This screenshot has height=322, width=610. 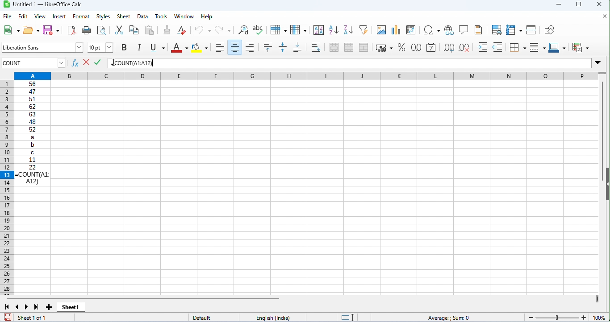 What do you see at coordinates (33, 179) in the screenshot?
I see `=COUNT(AL:AL2)` at bounding box center [33, 179].